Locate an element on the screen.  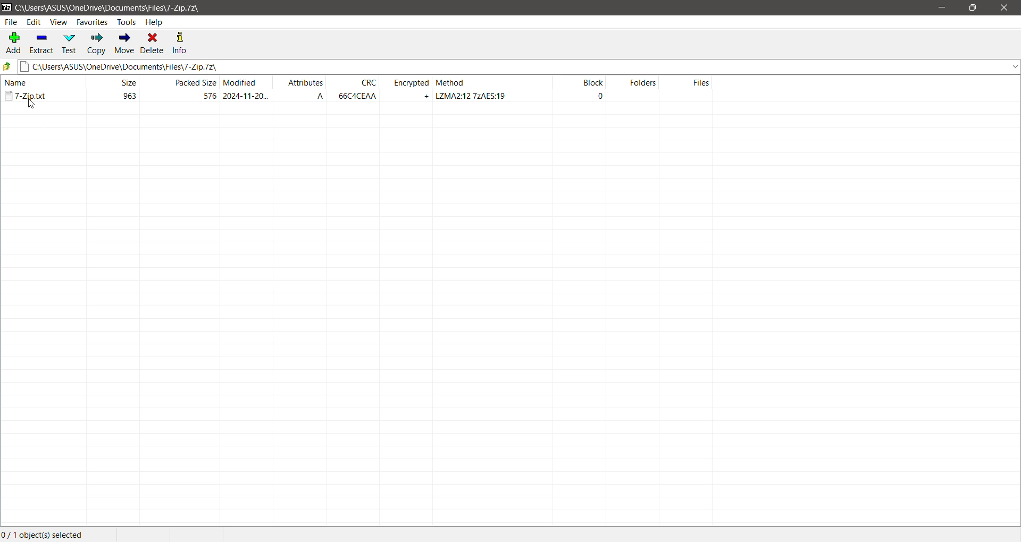
Copy is located at coordinates (96, 43).